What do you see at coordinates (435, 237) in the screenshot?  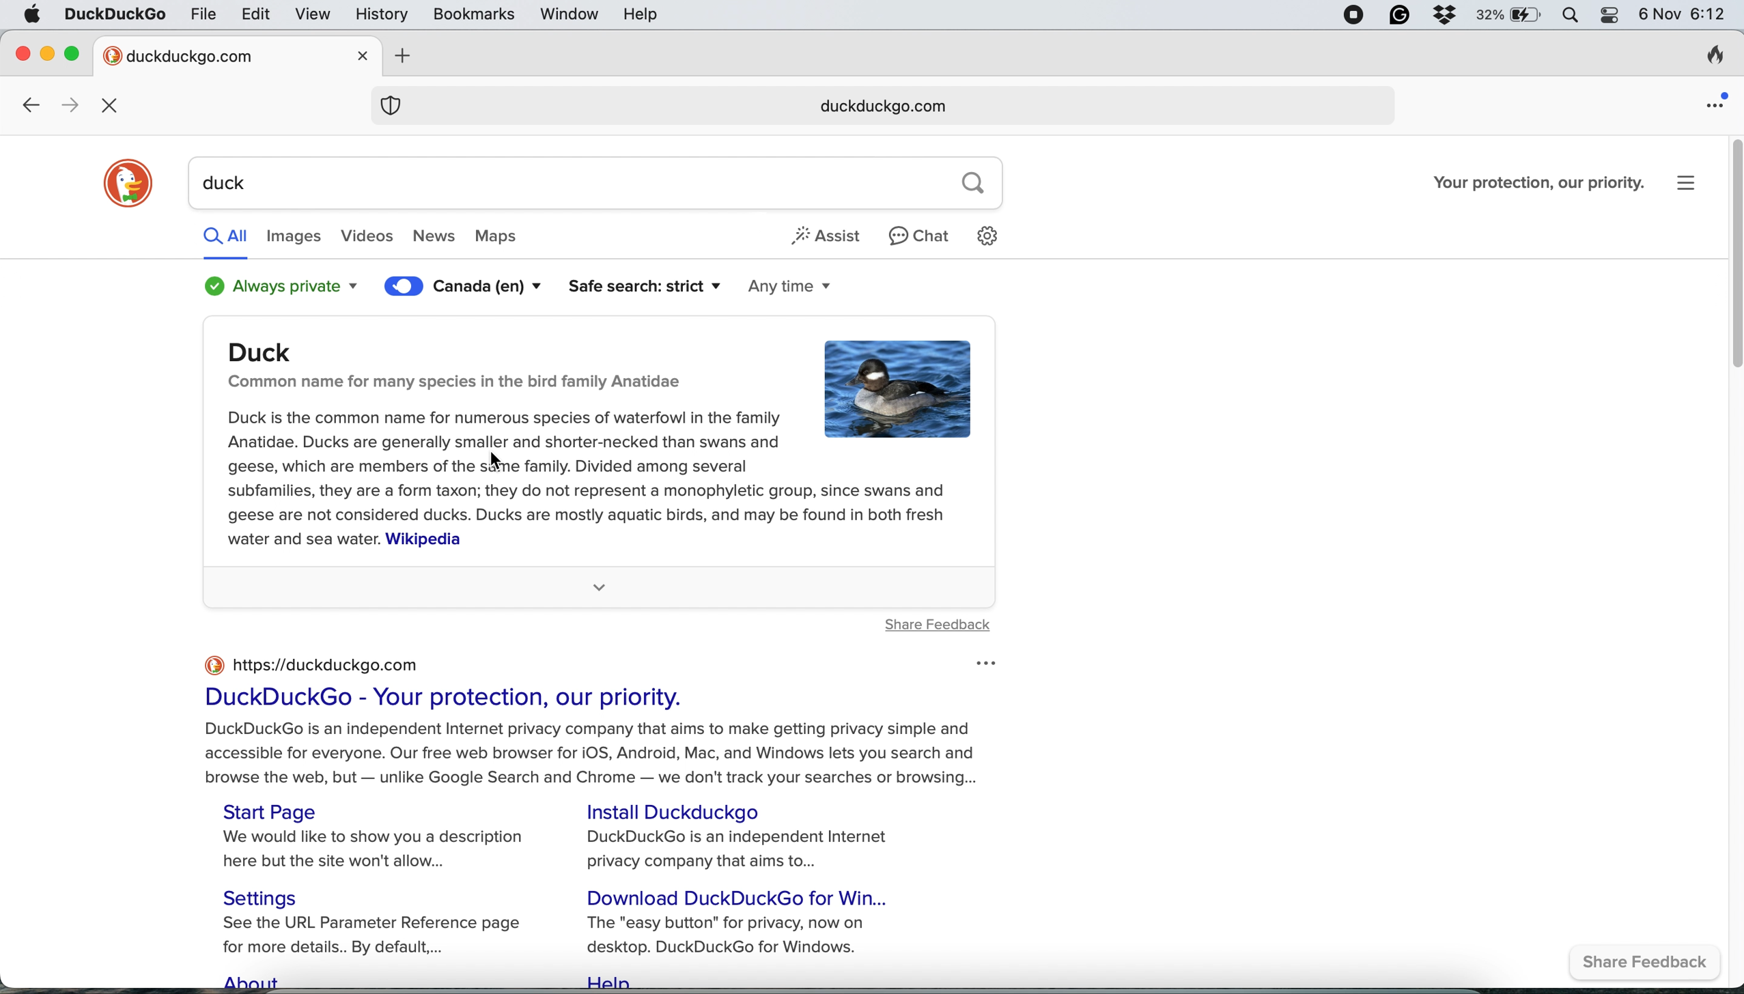 I see `news` at bounding box center [435, 237].